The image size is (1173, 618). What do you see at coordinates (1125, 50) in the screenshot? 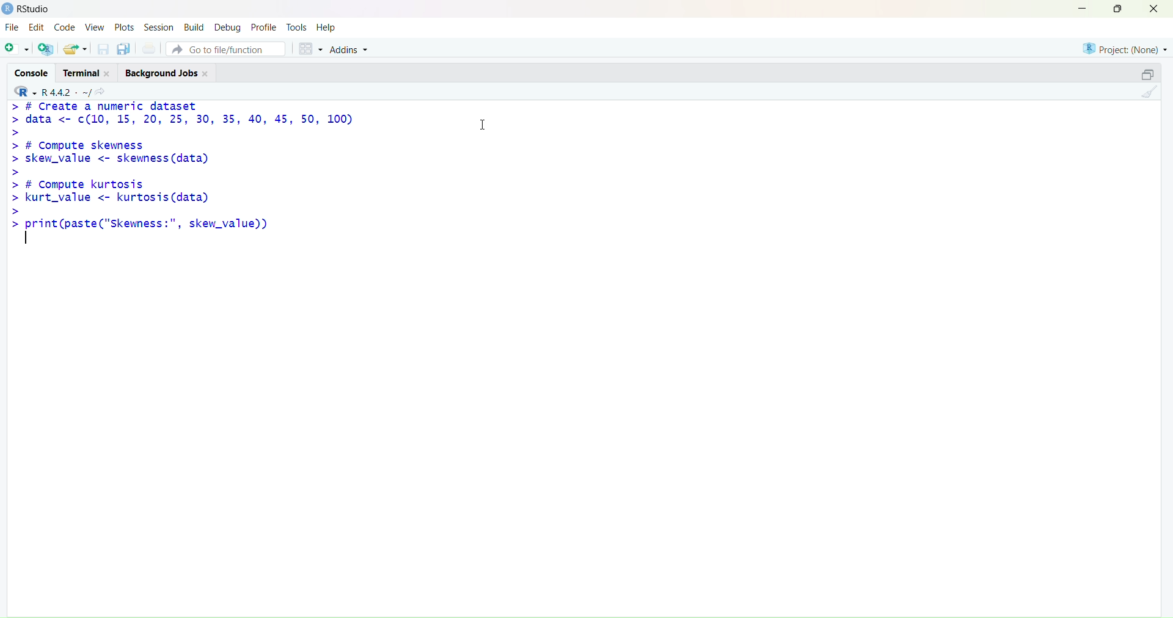
I see `Project (None)` at bounding box center [1125, 50].